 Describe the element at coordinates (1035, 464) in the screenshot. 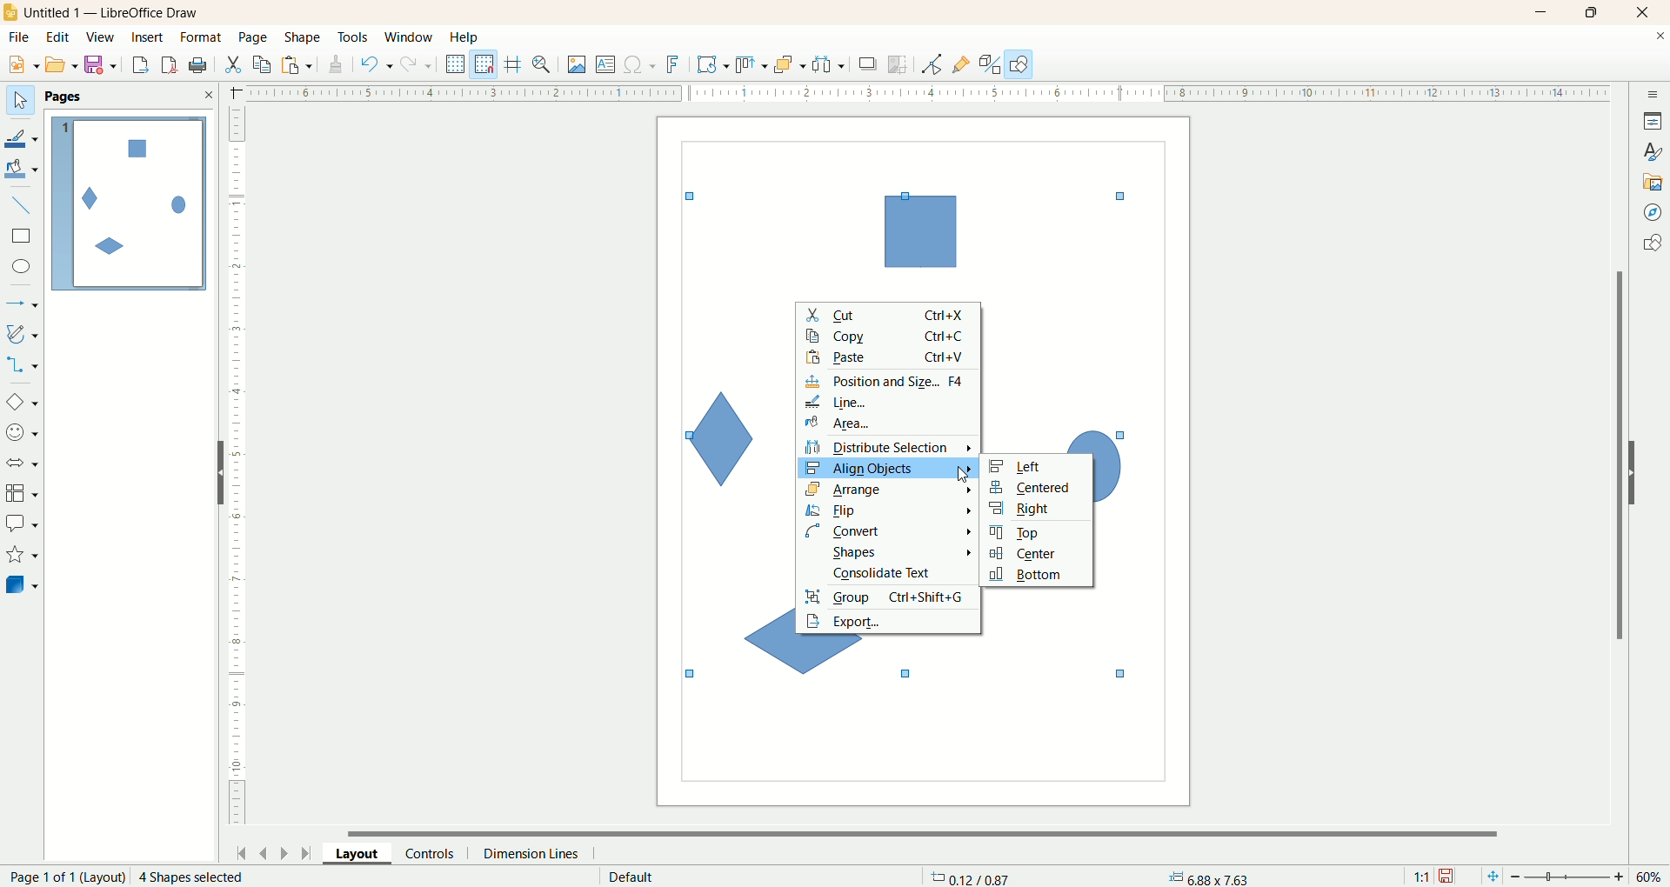

I see `left` at that location.